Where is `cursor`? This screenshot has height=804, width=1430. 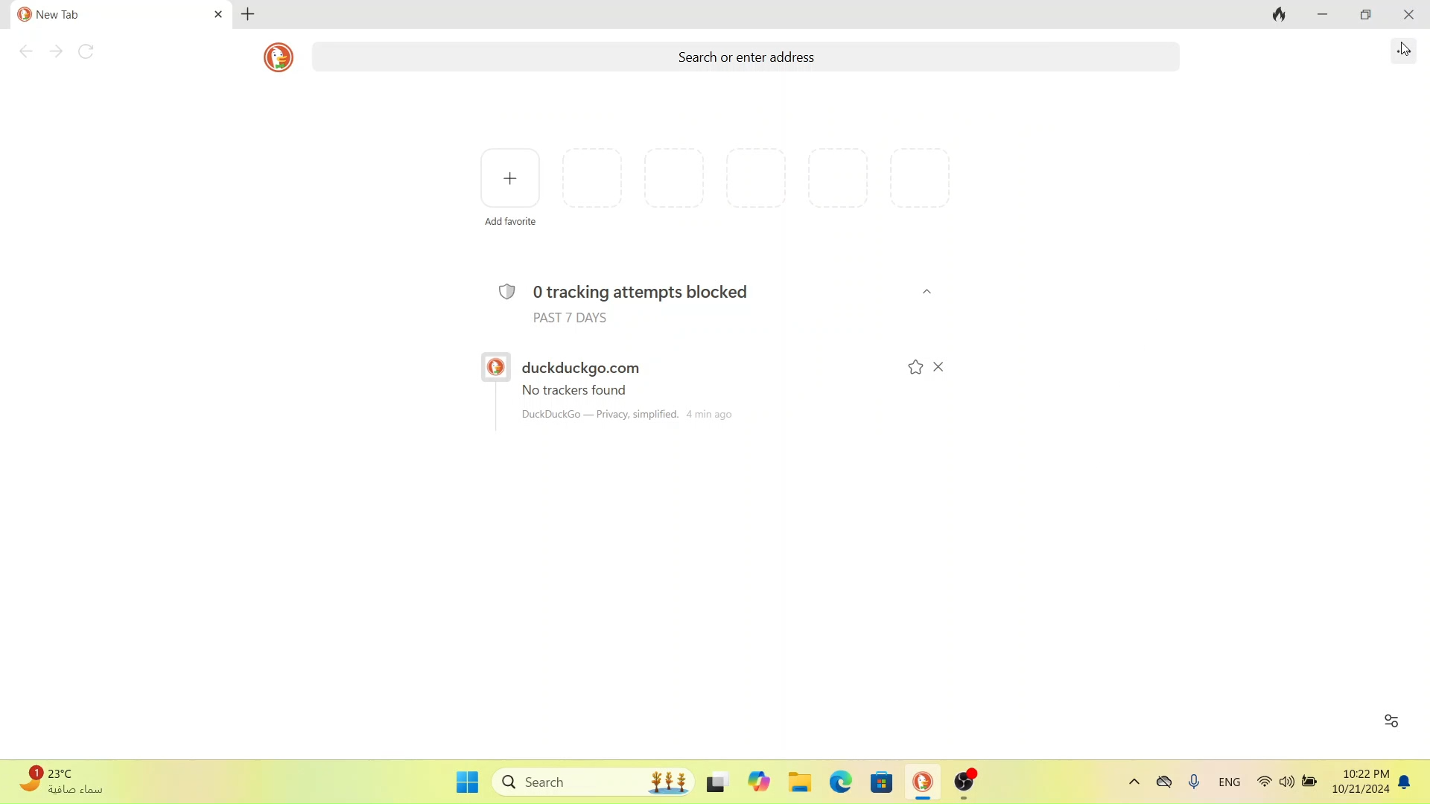
cursor is located at coordinates (1405, 49).